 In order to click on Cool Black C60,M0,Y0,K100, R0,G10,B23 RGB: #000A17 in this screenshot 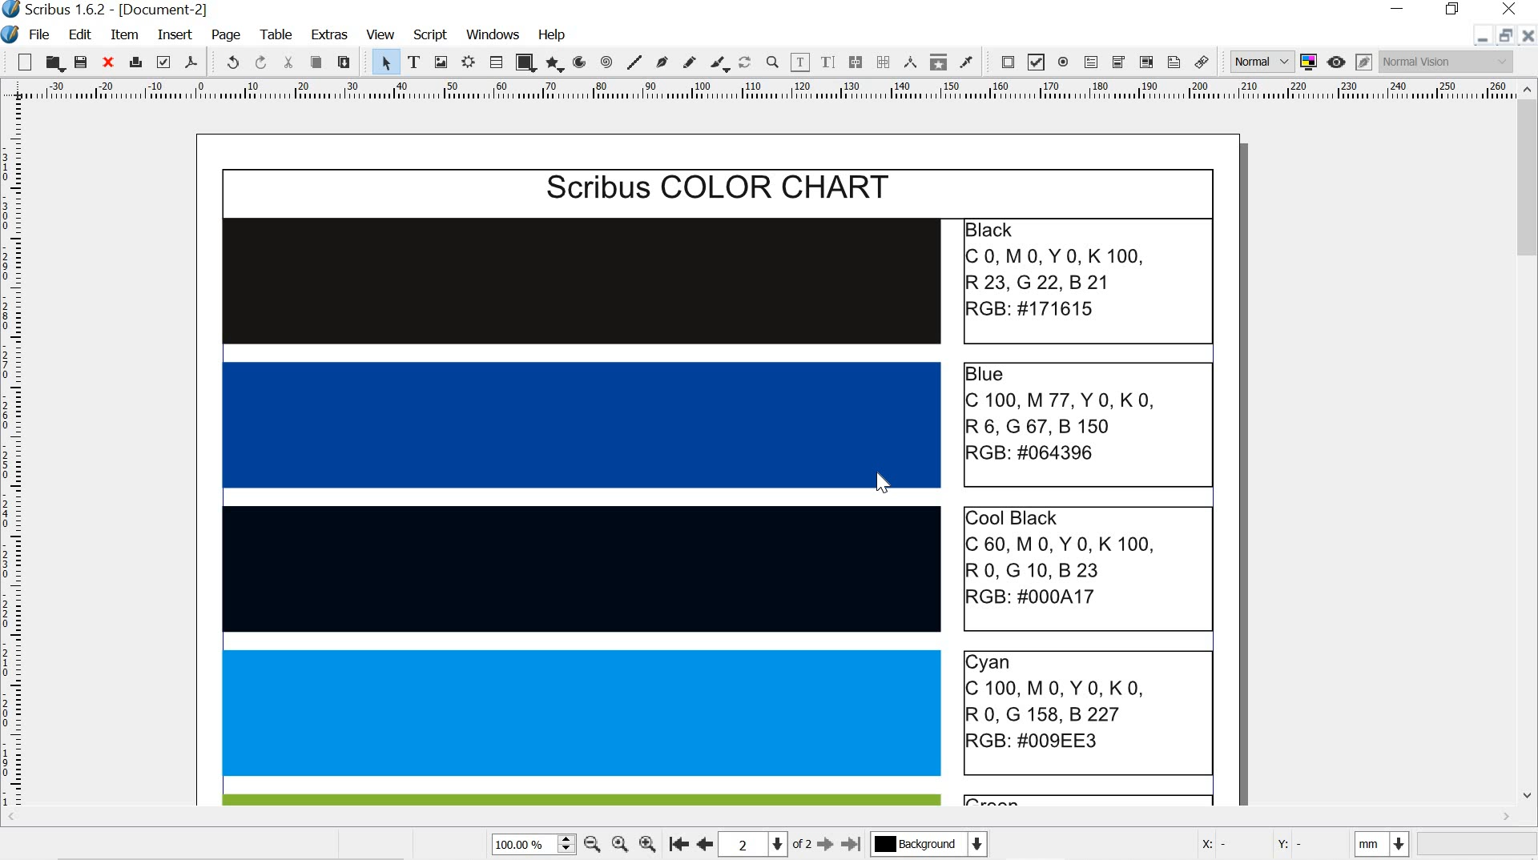, I will do `click(1089, 565)`.